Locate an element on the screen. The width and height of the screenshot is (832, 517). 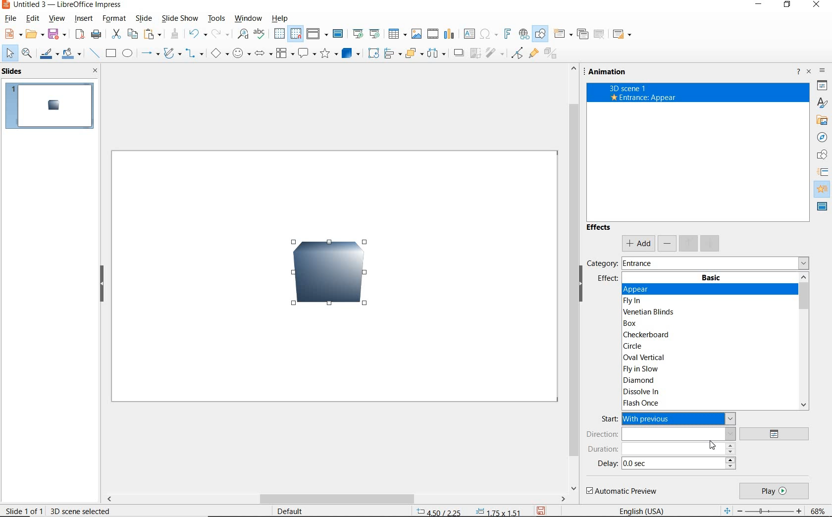
SHAPES is located at coordinates (823, 155).